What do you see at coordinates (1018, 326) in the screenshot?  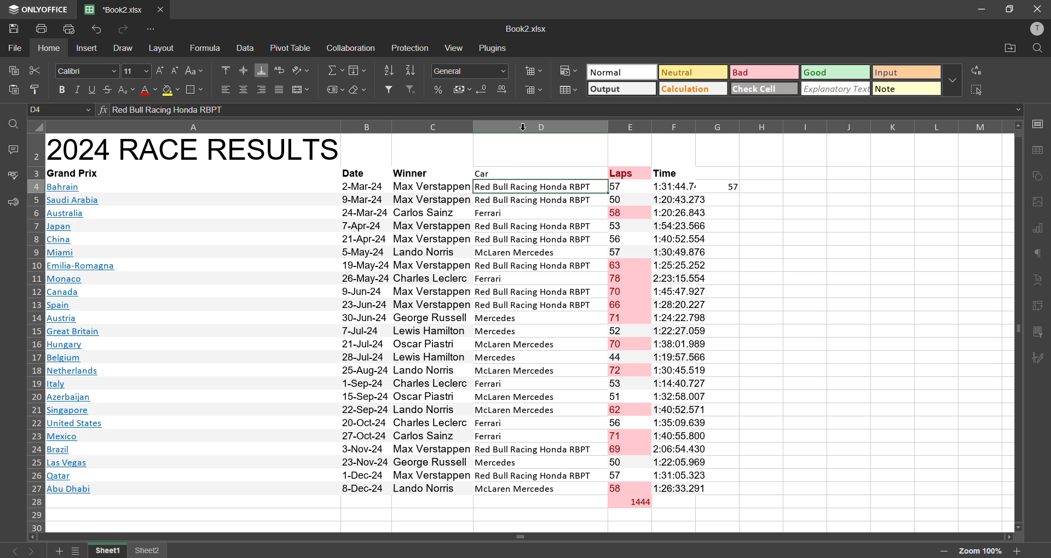 I see `scrollbar` at bounding box center [1018, 326].